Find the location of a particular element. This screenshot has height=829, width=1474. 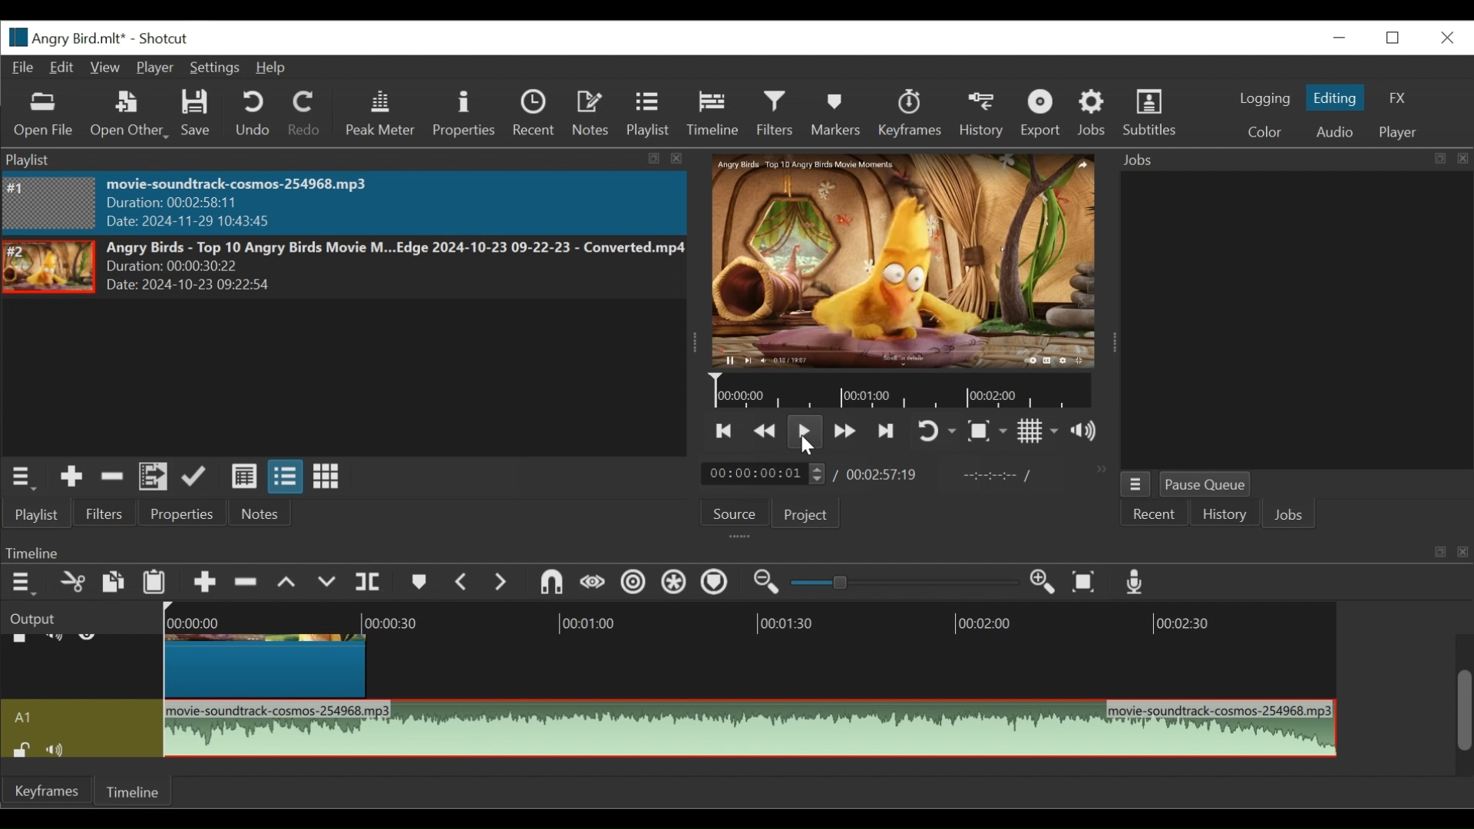

Ripple Markers is located at coordinates (715, 585).